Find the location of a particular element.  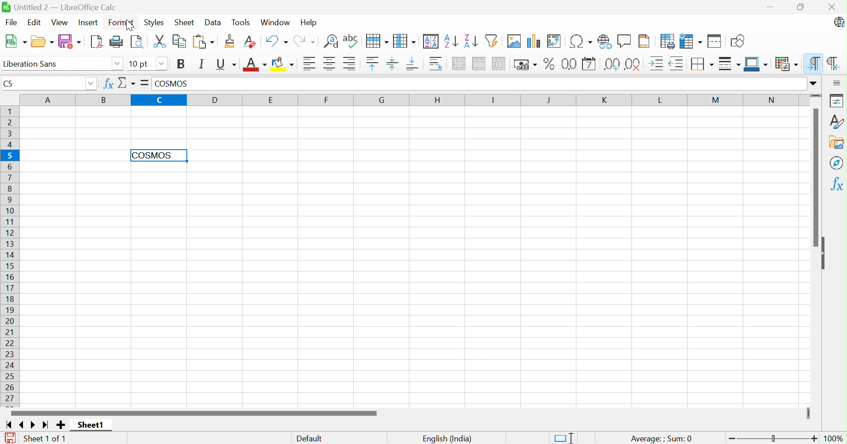

Align Top is located at coordinates (374, 64).